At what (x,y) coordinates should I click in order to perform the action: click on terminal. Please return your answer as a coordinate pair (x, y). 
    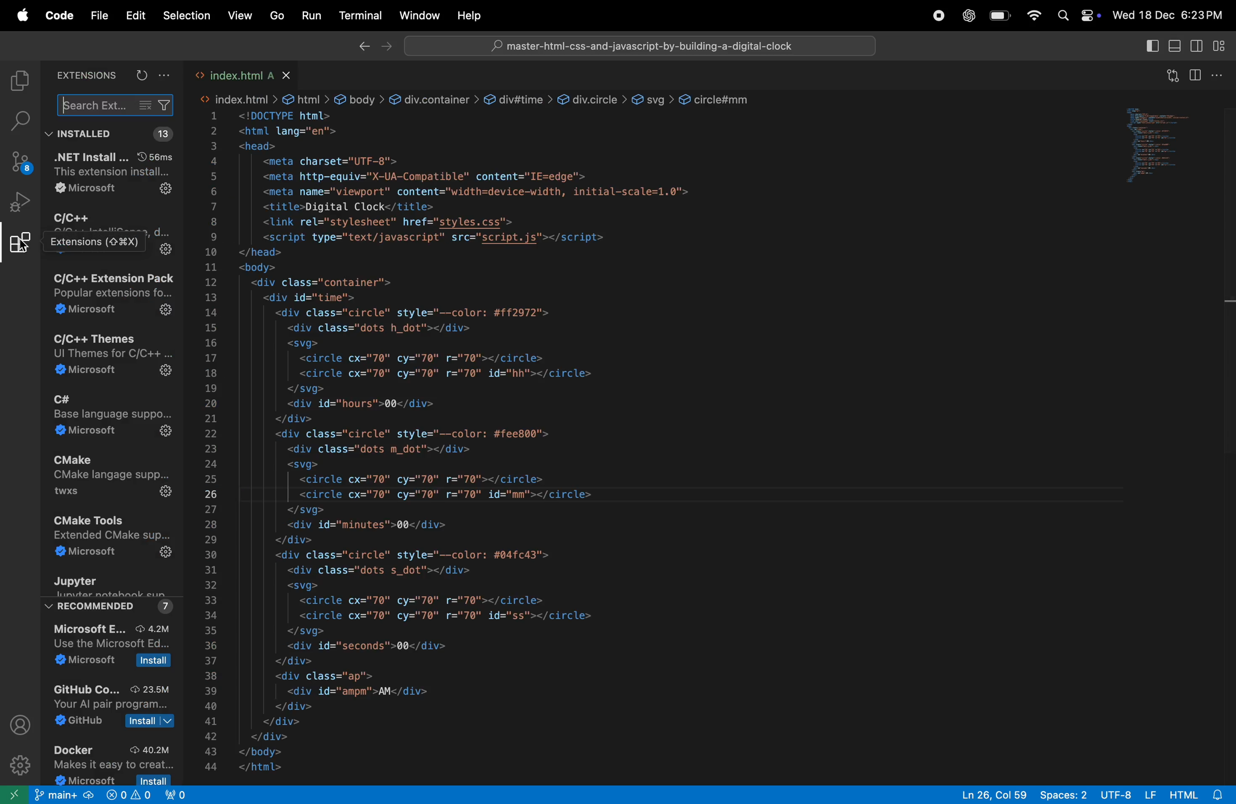
    Looking at the image, I should click on (357, 15).